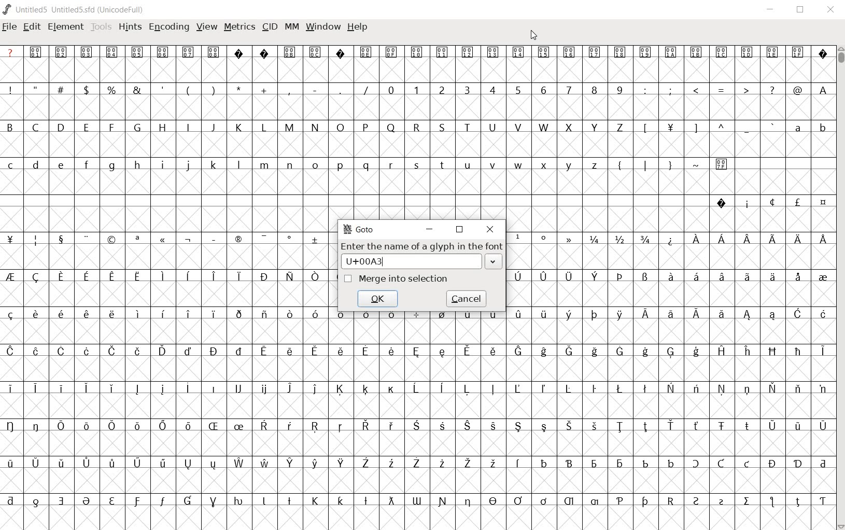  What do you see at coordinates (340, 389) in the screenshot?
I see `Symbol` at bounding box center [340, 389].